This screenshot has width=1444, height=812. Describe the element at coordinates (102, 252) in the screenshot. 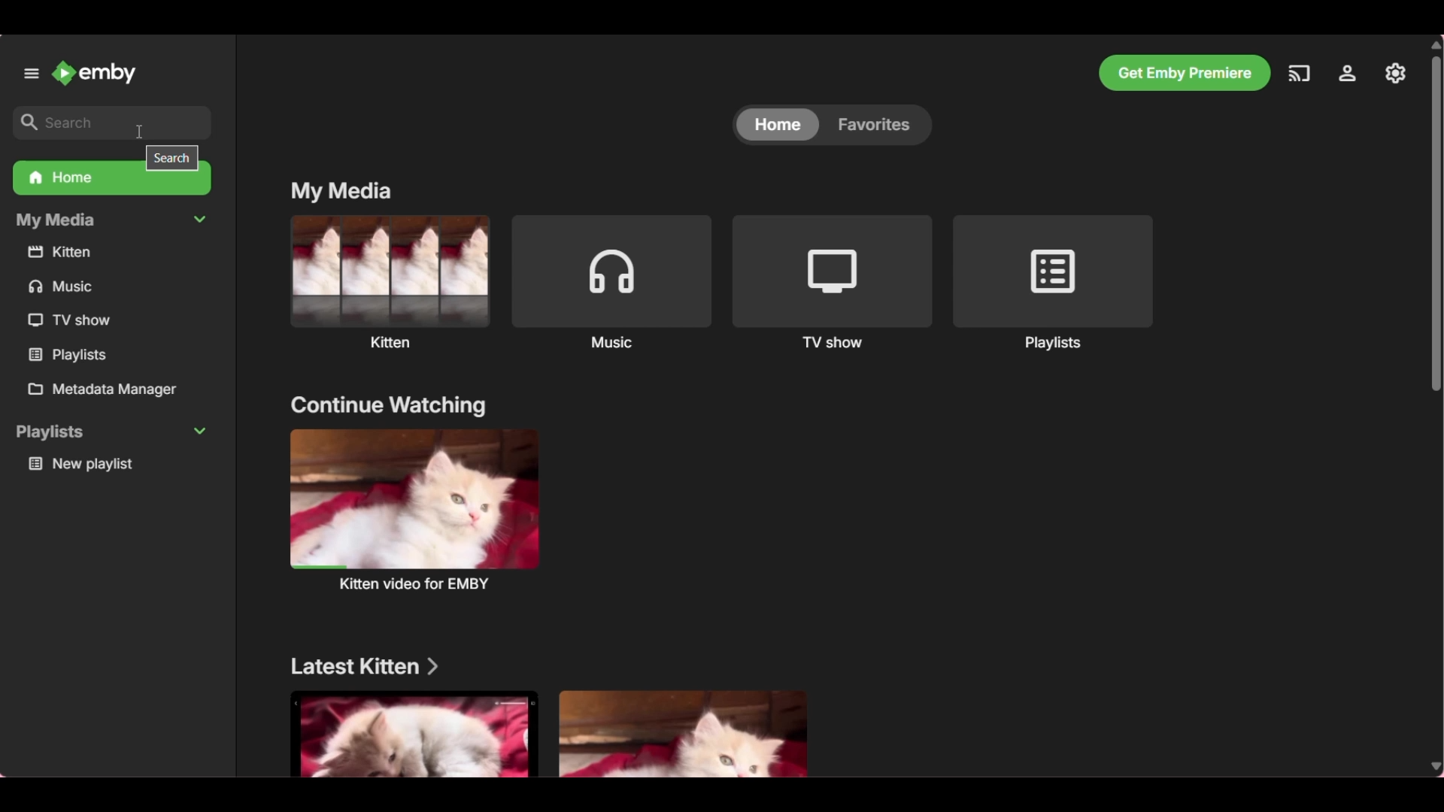

I see `kitten` at that location.